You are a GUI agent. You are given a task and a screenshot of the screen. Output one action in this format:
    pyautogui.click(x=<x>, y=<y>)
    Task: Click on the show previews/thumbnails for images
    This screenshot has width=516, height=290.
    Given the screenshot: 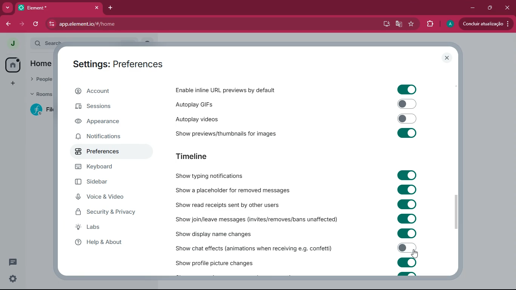 What is the action you would take?
    pyautogui.click(x=233, y=132)
    